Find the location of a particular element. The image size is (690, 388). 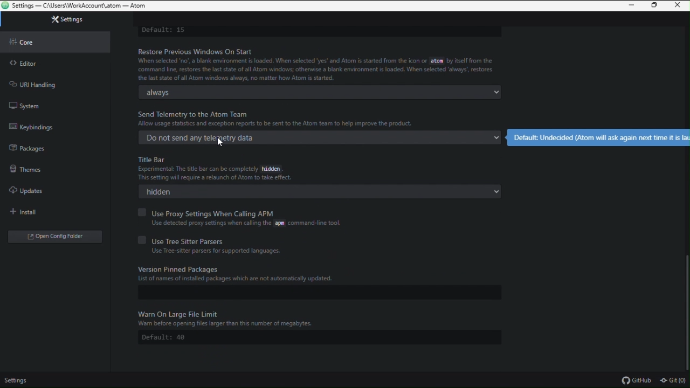

restore is located at coordinates (656, 6).